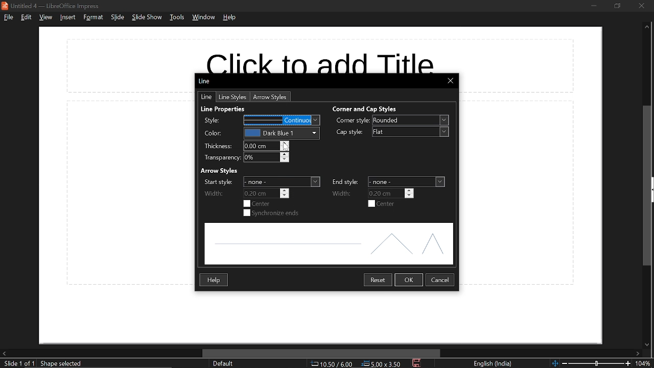 The height and width of the screenshot is (368, 654). What do you see at coordinates (230, 17) in the screenshot?
I see `help` at bounding box center [230, 17].